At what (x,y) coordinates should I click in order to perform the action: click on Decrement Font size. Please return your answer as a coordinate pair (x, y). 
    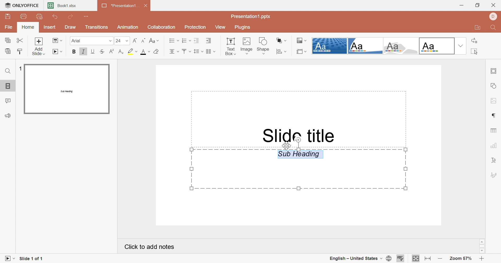
    Looking at the image, I should click on (135, 40).